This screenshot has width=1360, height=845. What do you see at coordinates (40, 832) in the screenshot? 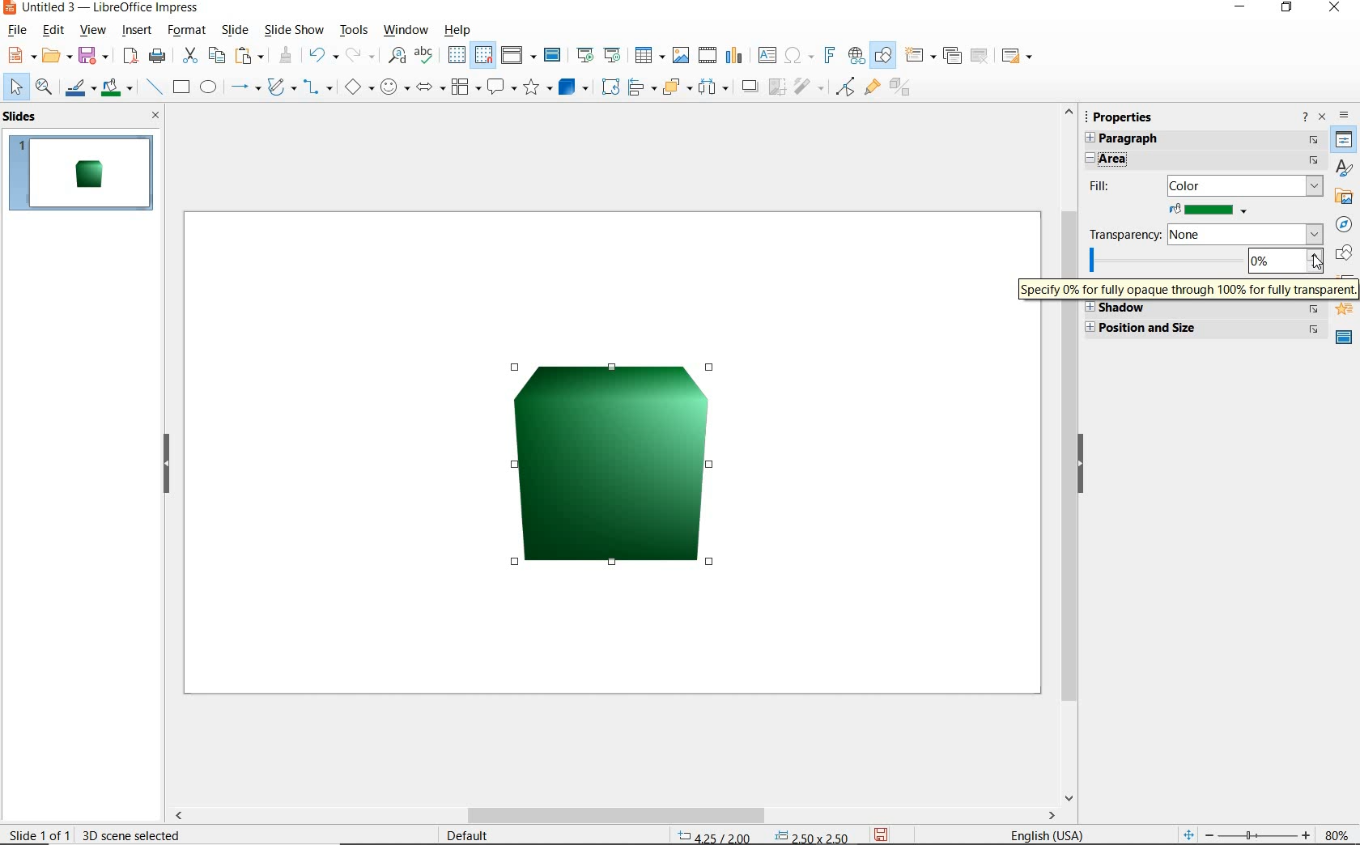
I see `SLIDE 1 OF 1` at bounding box center [40, 832].